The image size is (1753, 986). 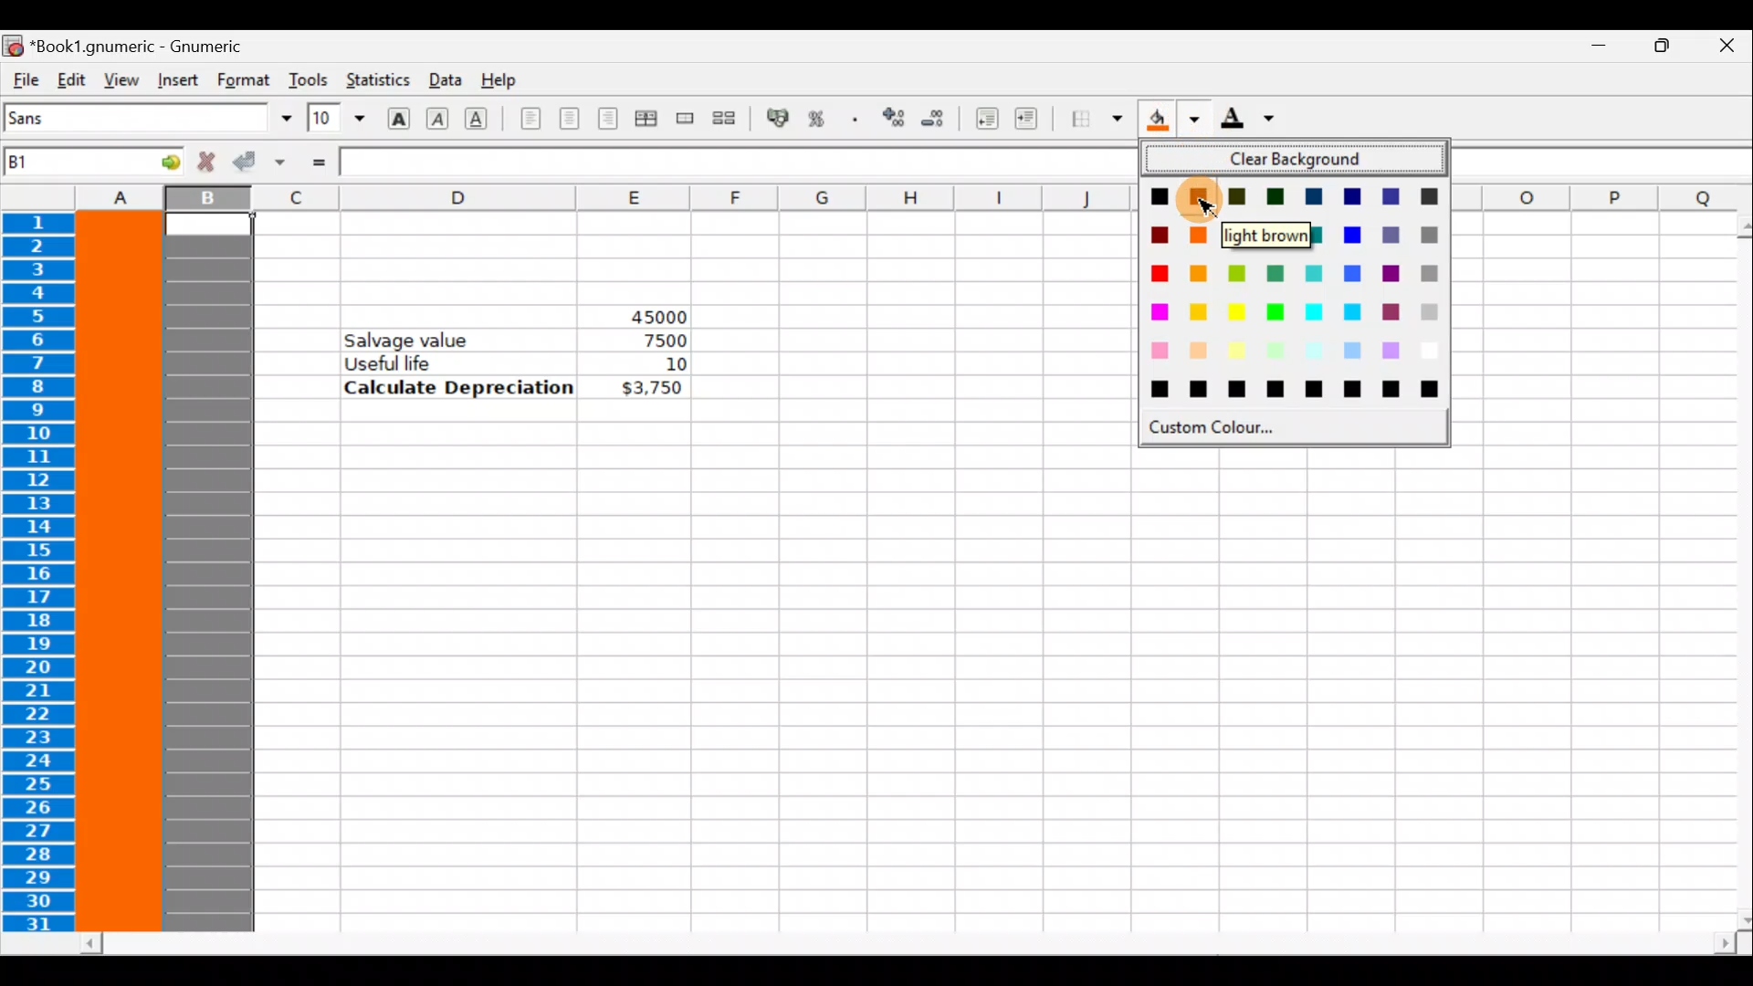 I want to click on Split merged range of cells, so click(x=725, y=117).